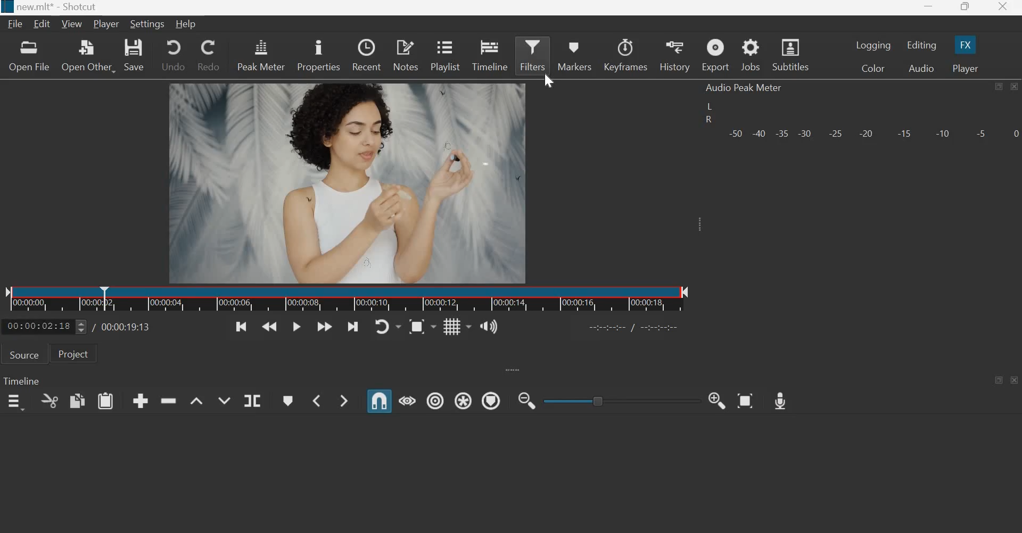  I want to click on Editing, so click(921, 45).